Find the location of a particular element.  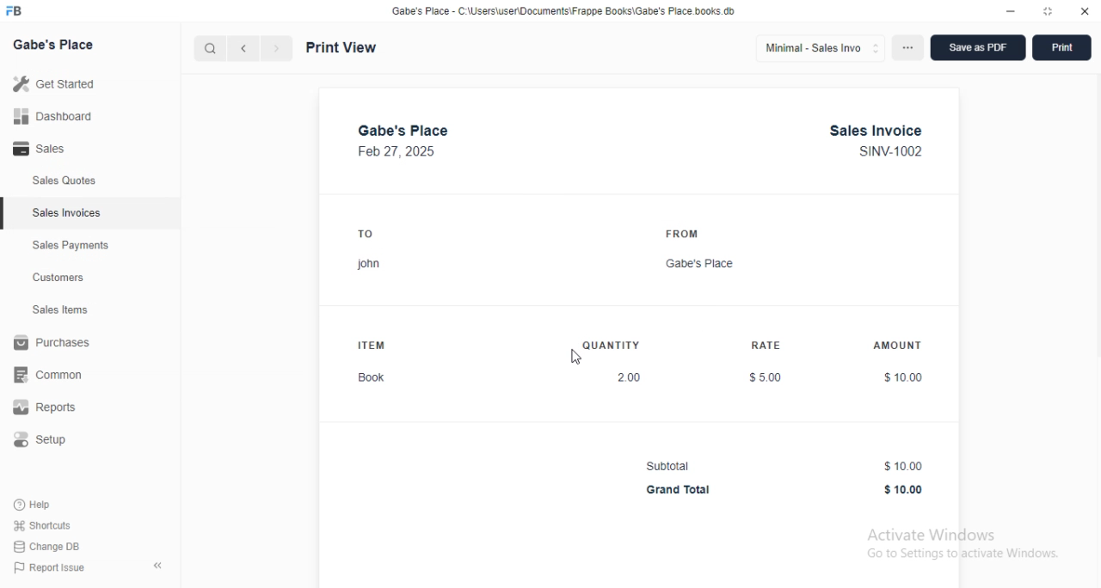

print view is located at coordinates (341, 48).